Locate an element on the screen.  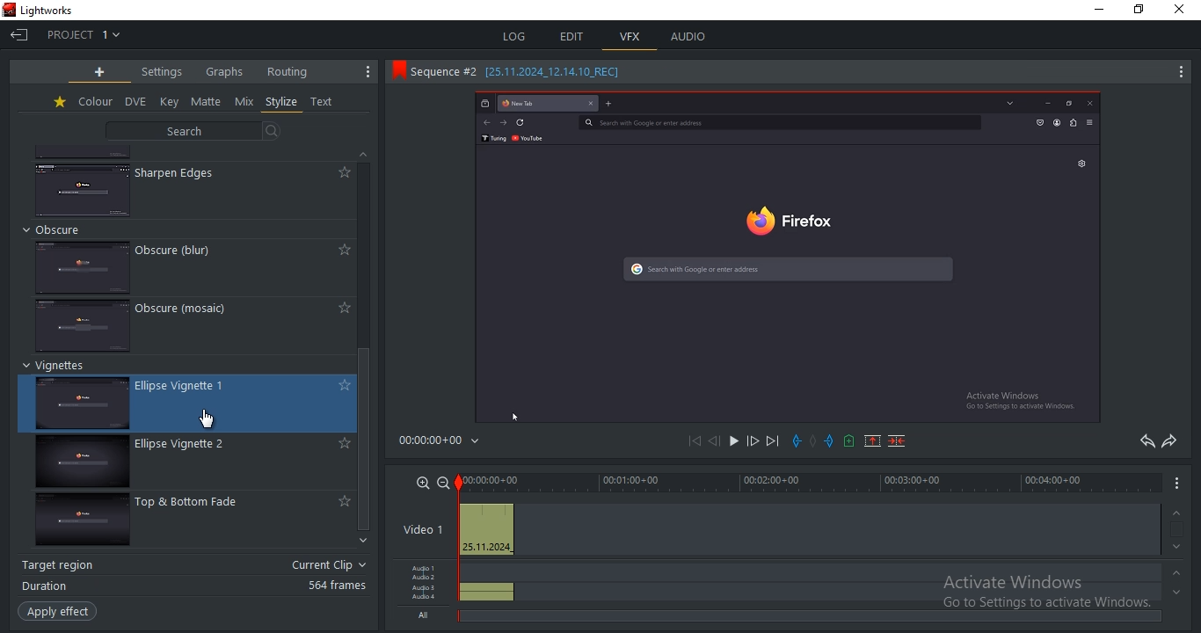
Add to favorites is located at coordinates (341, 251).